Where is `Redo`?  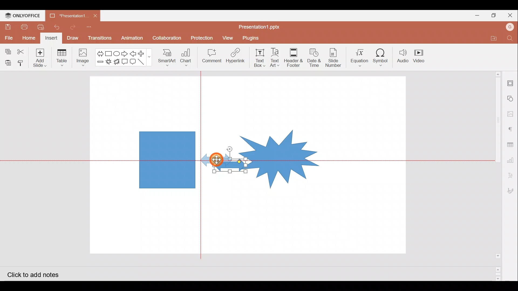 Redo is located at coordinates (75, 28).